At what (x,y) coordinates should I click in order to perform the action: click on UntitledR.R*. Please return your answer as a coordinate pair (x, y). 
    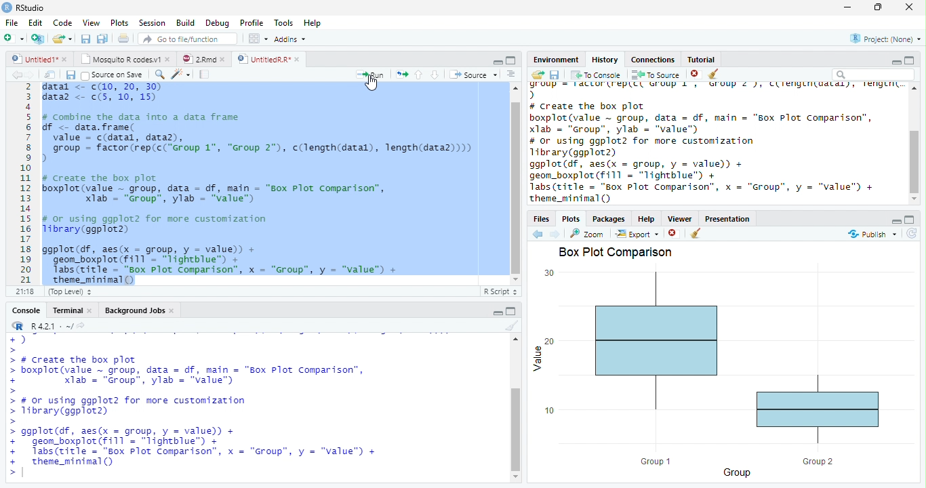
    Looking at the image, I should click on (263, 60).